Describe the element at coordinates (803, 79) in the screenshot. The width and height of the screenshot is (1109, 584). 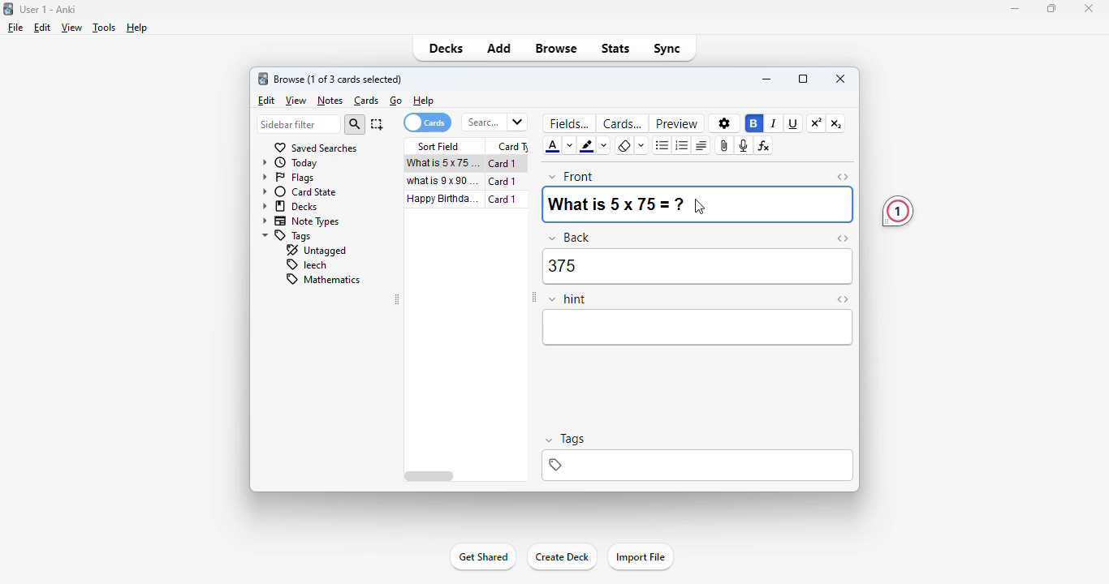
I see `maximize` at that location.